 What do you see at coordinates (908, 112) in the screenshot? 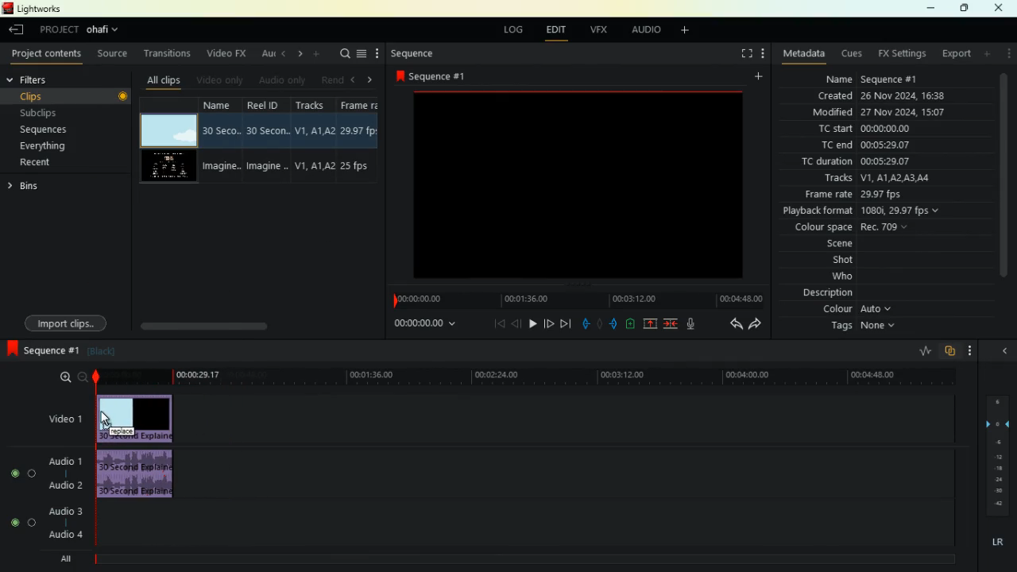
I see `27 Nov 2024, 15:07` at bounding box center [908, 112].